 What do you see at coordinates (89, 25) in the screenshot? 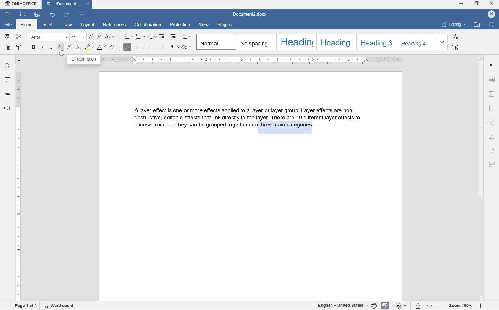
I see `layout` at bounding box center [89, 25].